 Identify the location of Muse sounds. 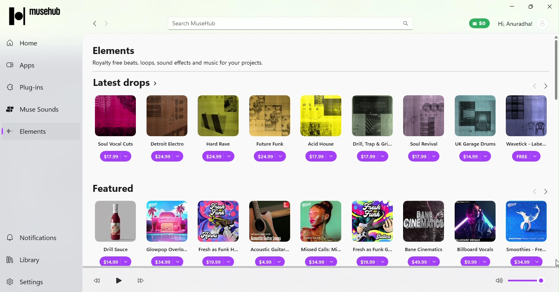
(42, 110).